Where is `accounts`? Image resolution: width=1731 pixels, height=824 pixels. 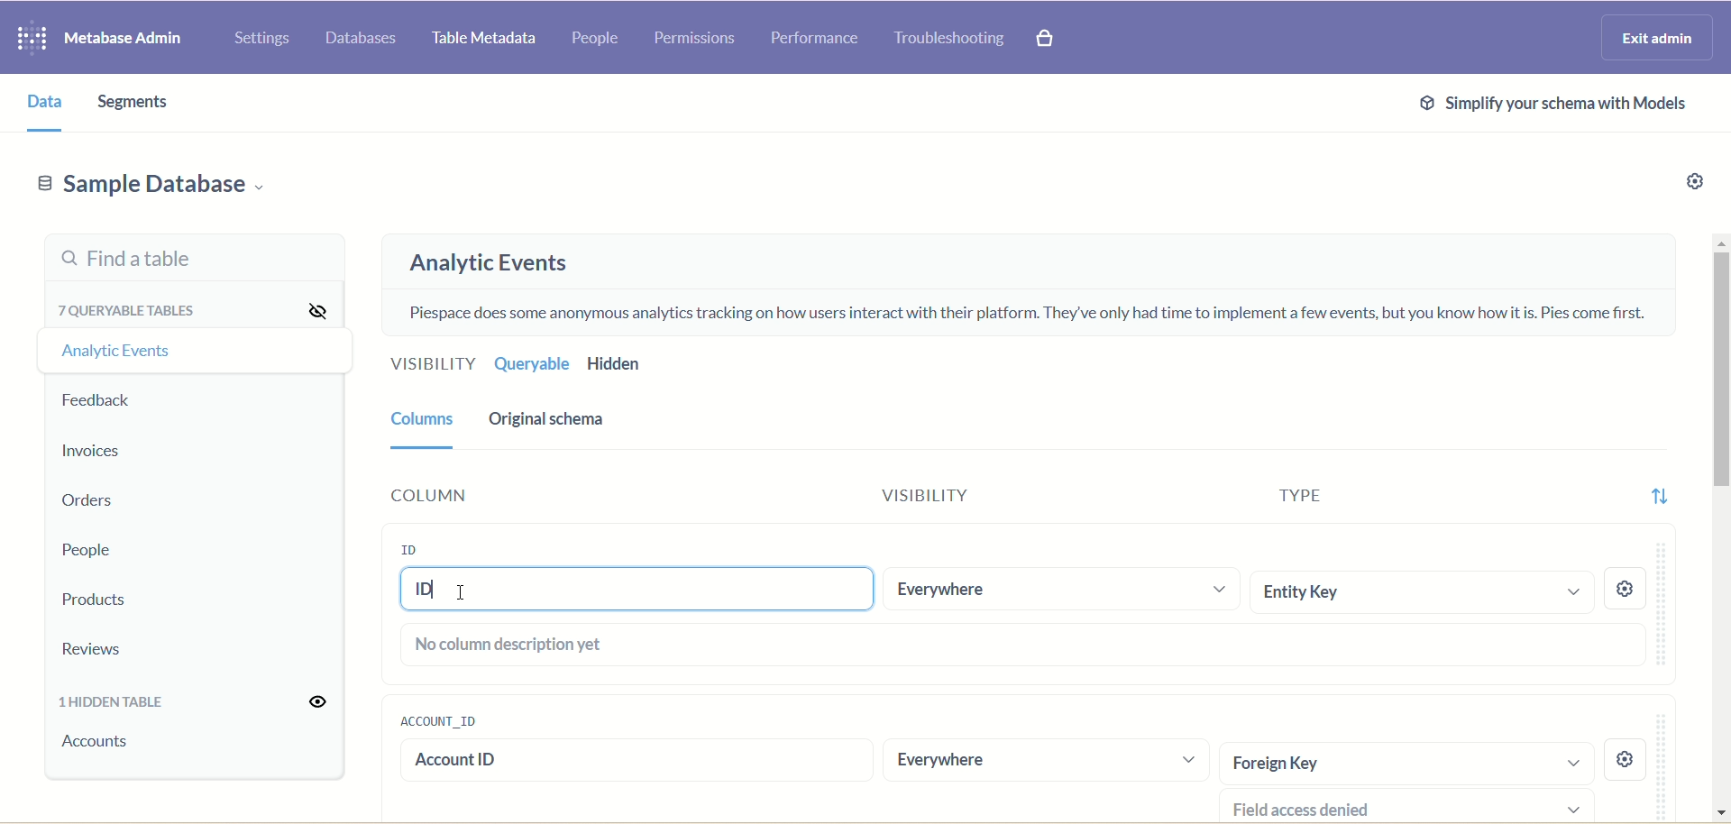
accounts is located at coordinates (110, 742).